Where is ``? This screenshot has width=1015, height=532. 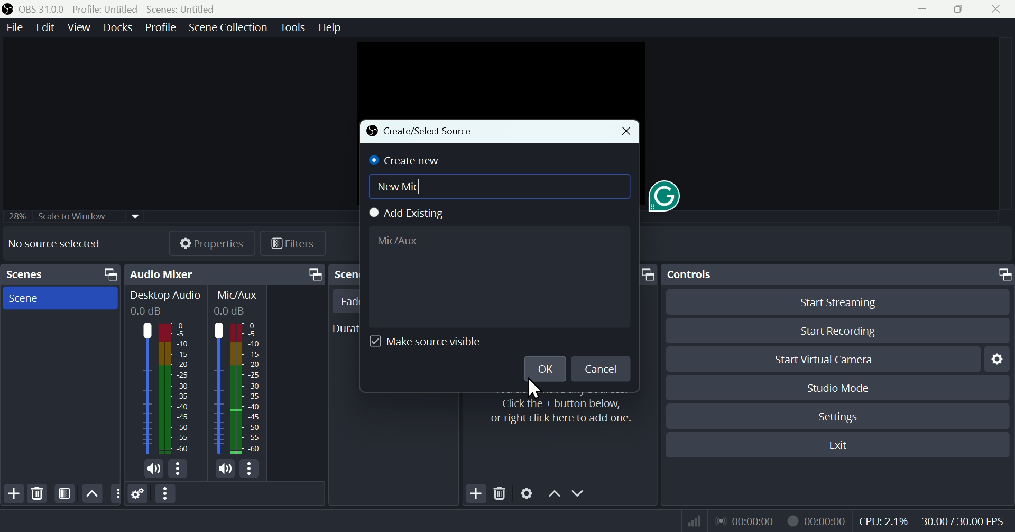  is located at coordinates (846, 301).